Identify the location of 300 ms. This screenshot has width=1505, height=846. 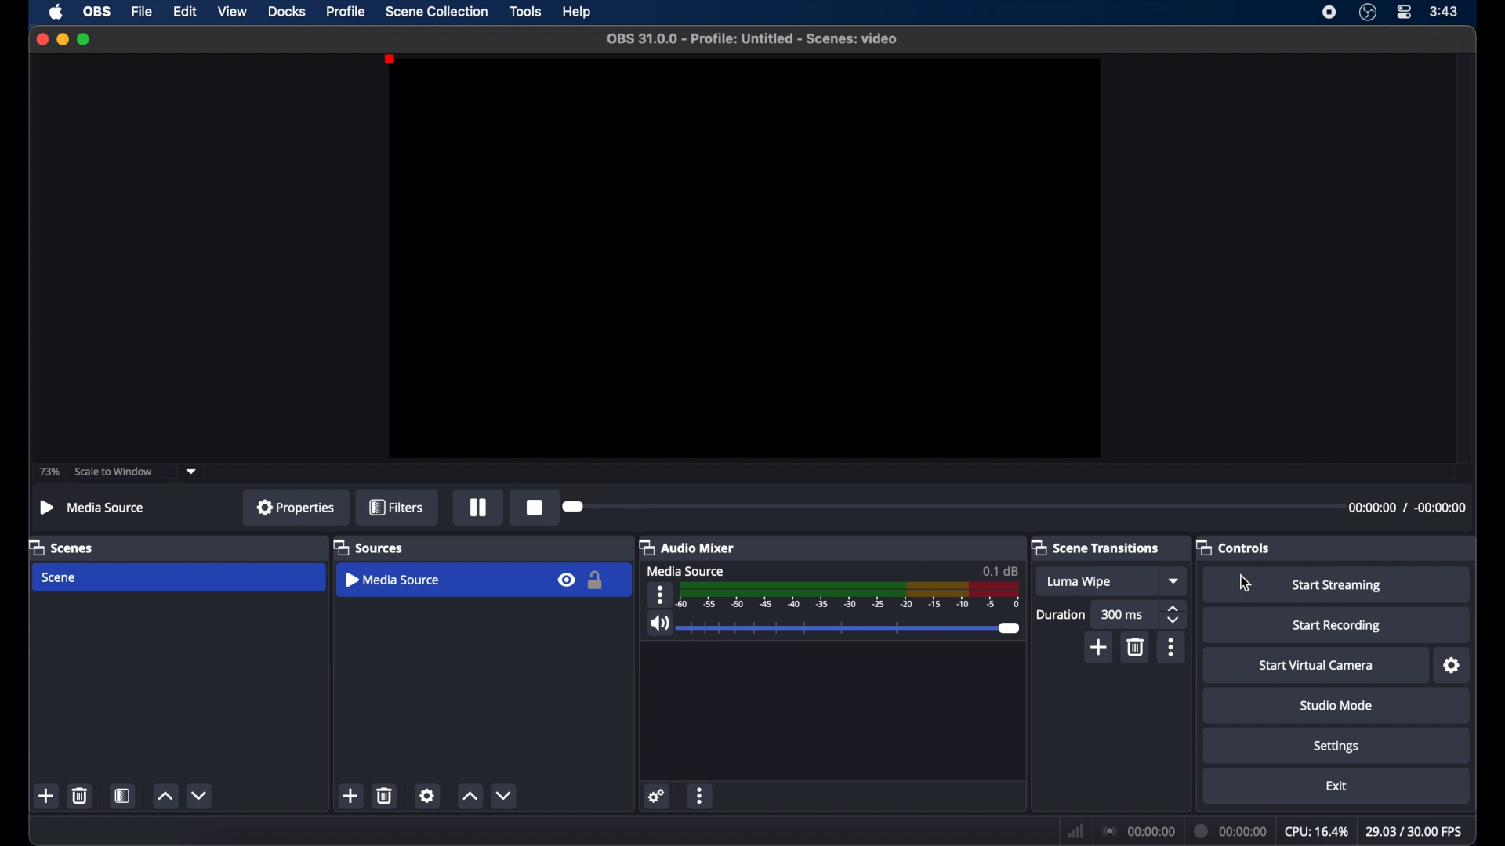
(1124, 613).